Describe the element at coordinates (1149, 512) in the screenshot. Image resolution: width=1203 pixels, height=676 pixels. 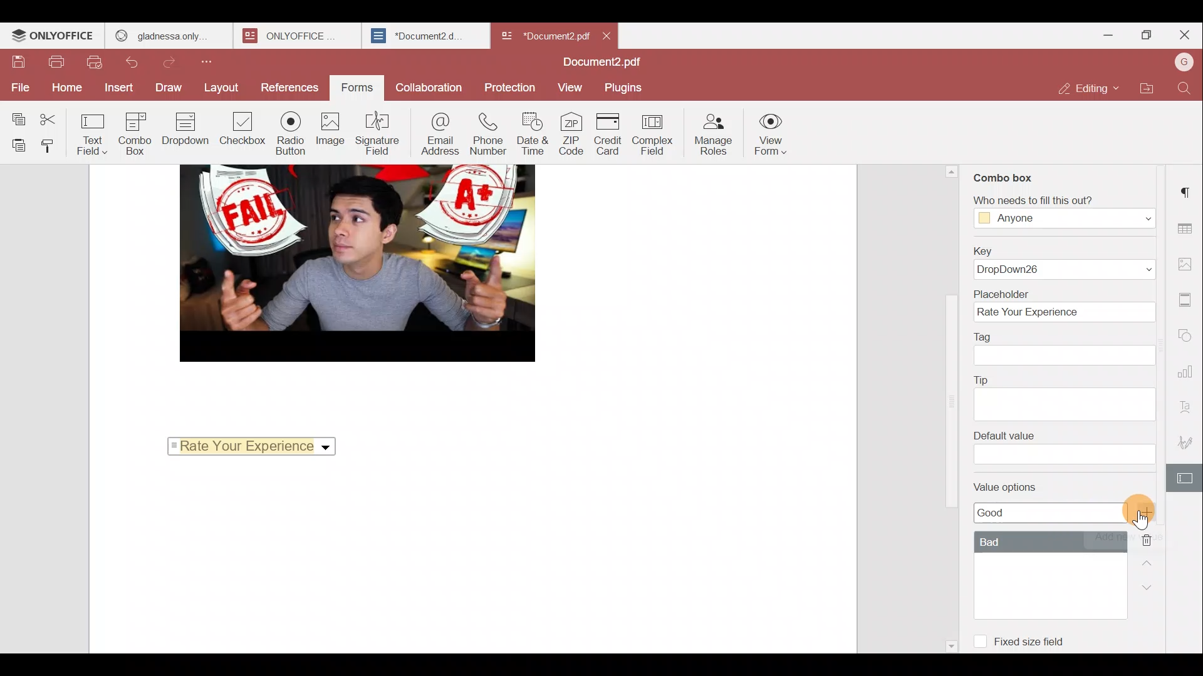
I see `Add value` at that location.